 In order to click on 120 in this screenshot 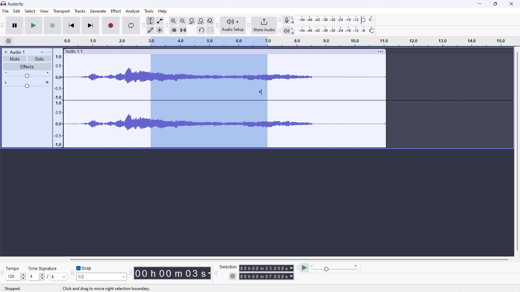, I will do `click(16, 277)`.